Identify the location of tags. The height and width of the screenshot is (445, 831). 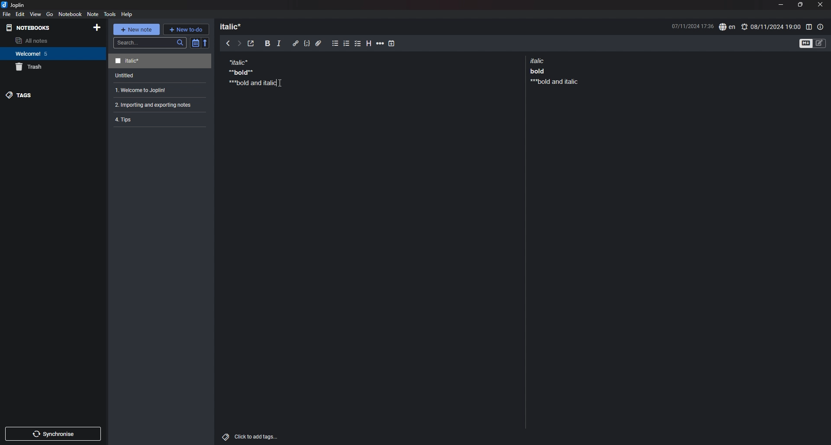
(52, 95).